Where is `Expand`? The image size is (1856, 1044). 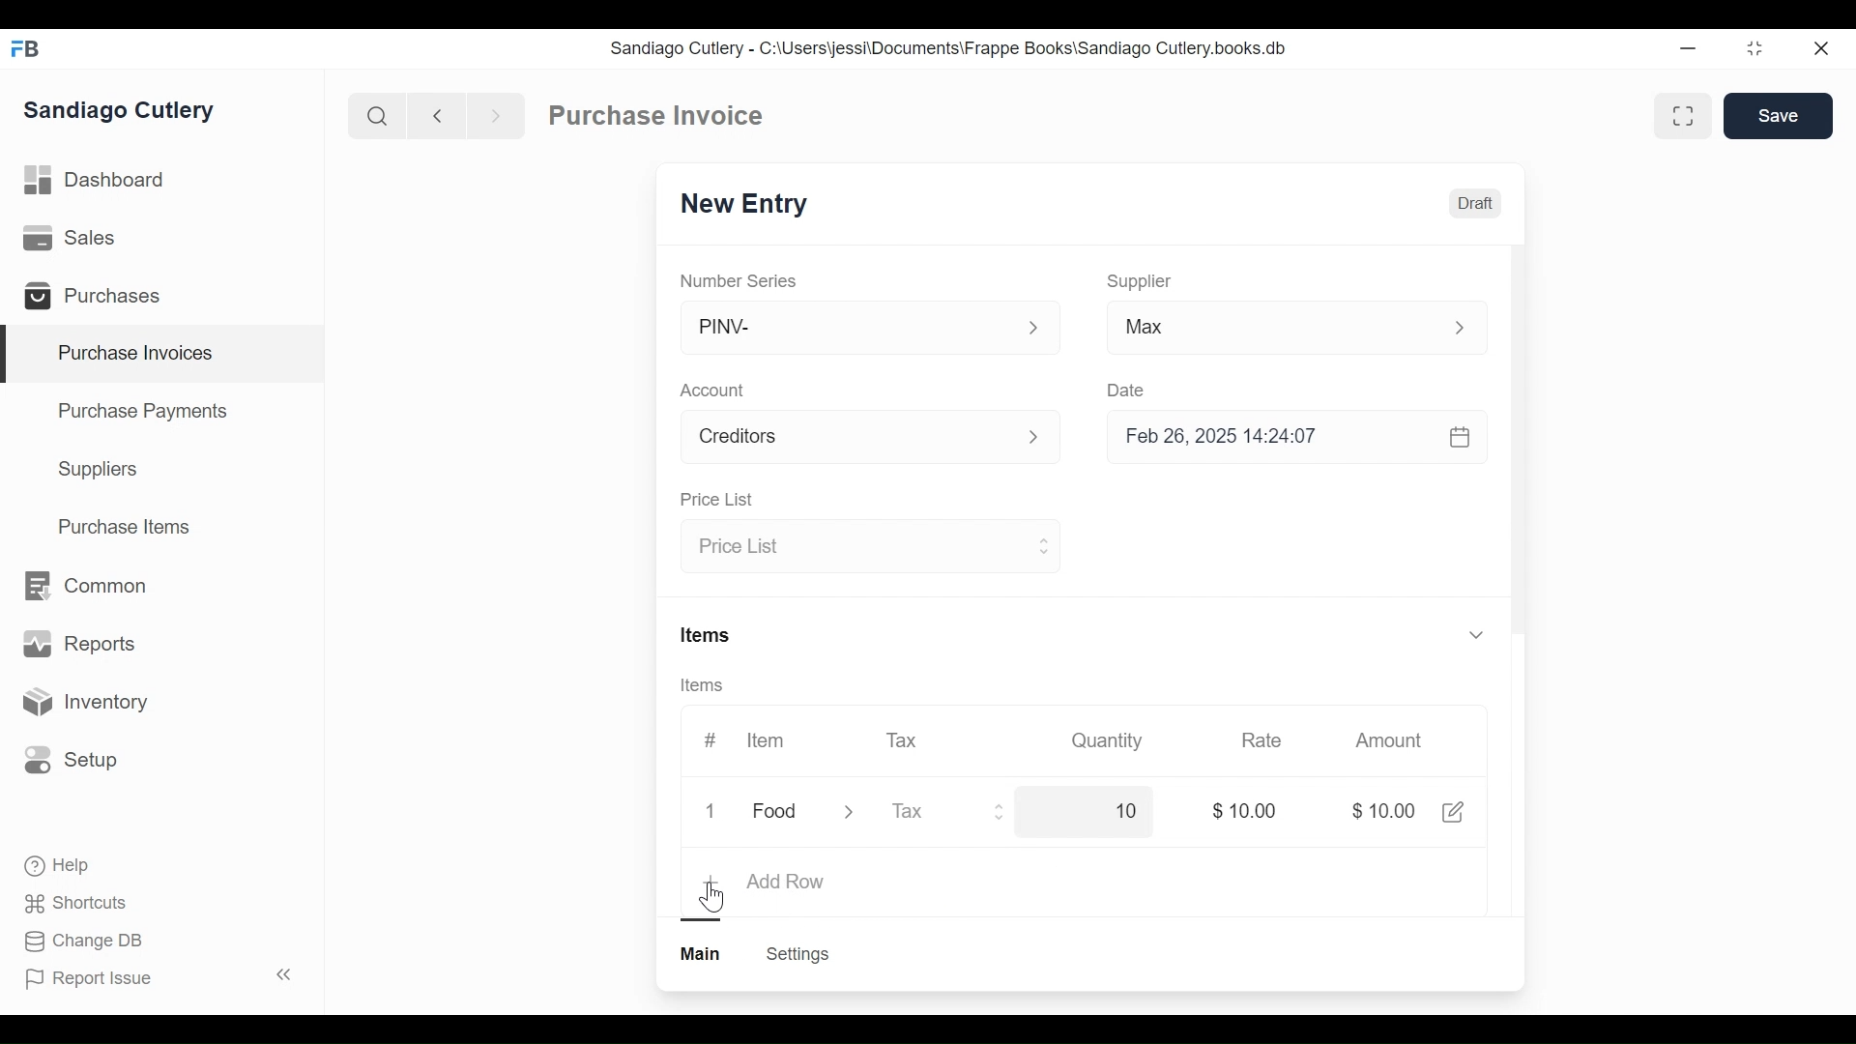
Expand is located at coordinates (1045, 439).